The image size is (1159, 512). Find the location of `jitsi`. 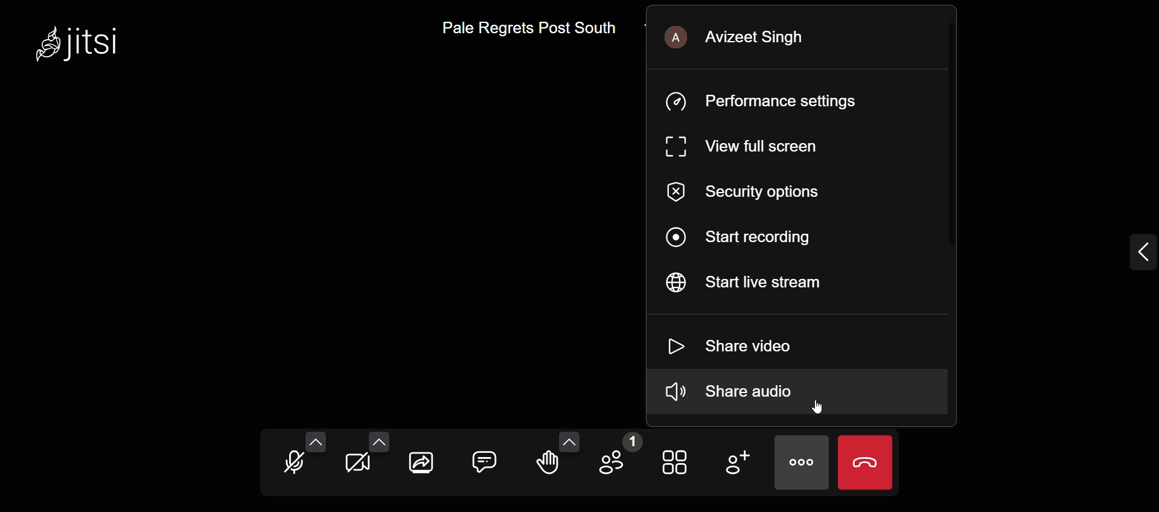

jitsi is located at coordinates (84, 47).